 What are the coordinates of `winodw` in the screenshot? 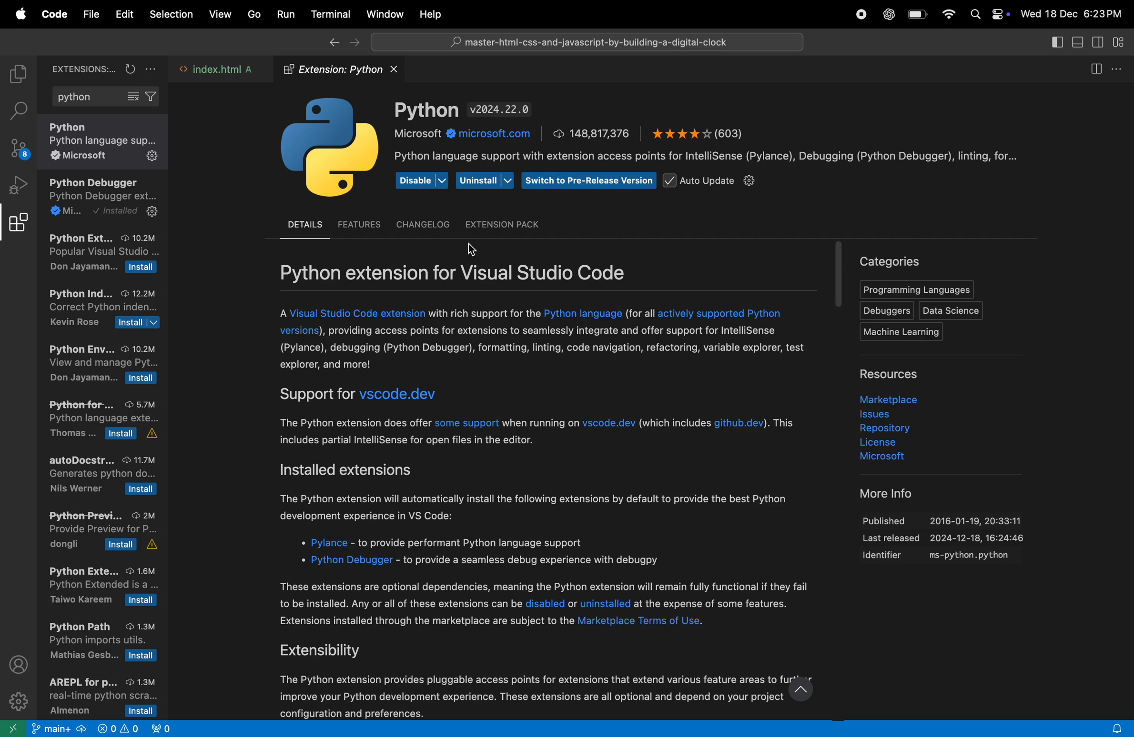 It's located at (385, 14).